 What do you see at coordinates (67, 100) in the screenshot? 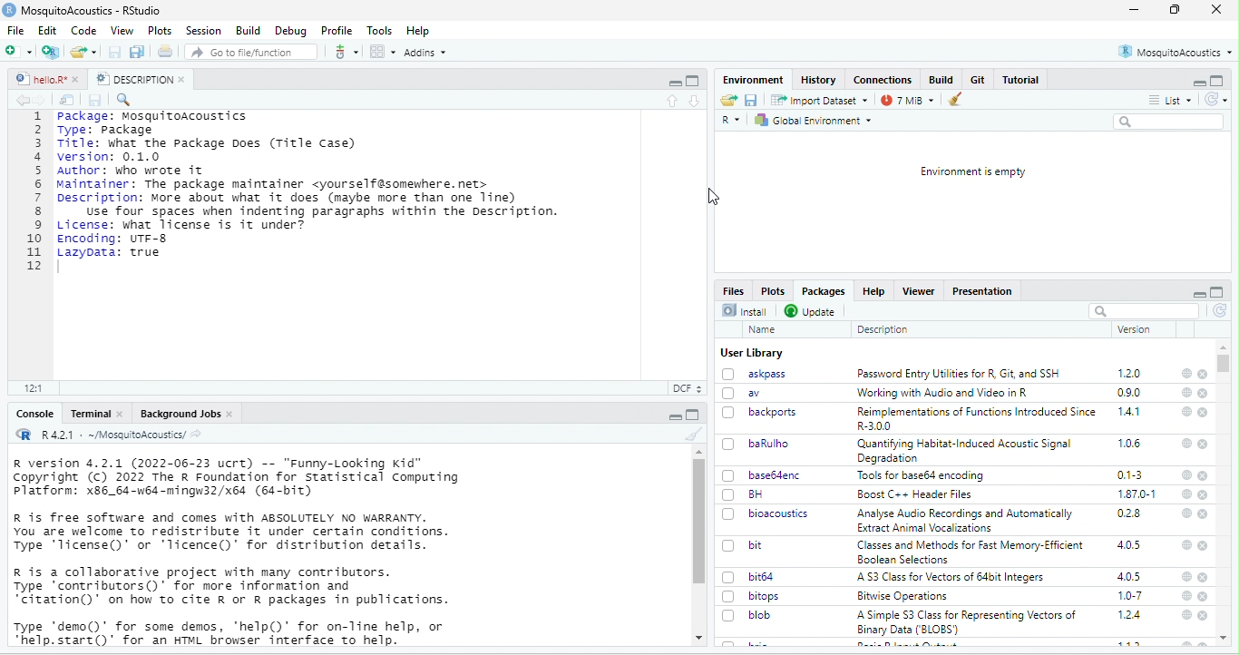
I see `Show in new window` at bounding box center [67, 100].